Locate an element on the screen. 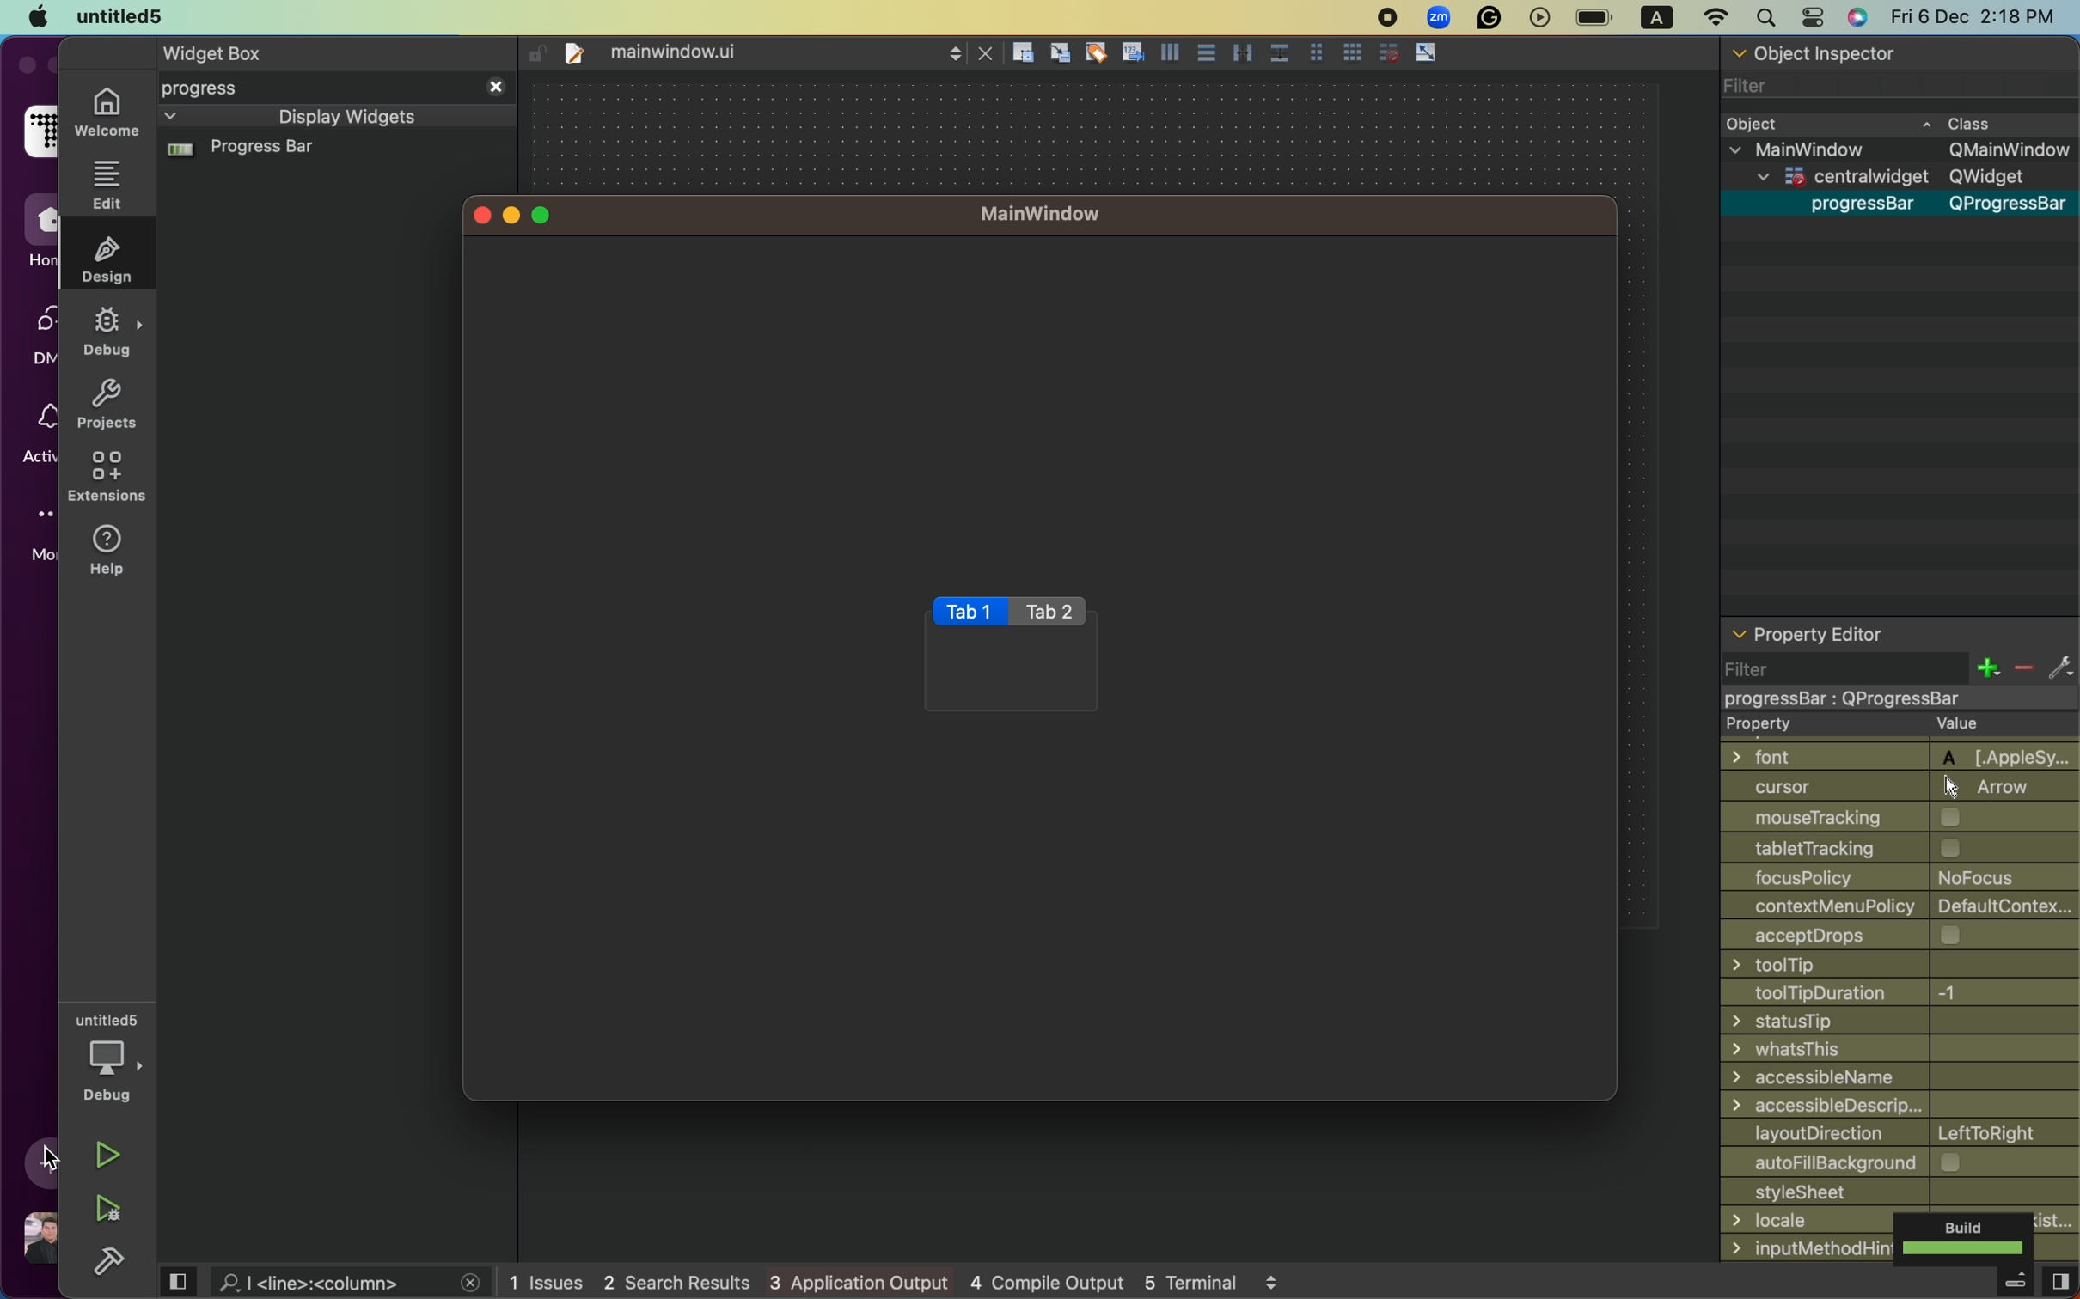  insert text  is located at coordinates (1134, 53).